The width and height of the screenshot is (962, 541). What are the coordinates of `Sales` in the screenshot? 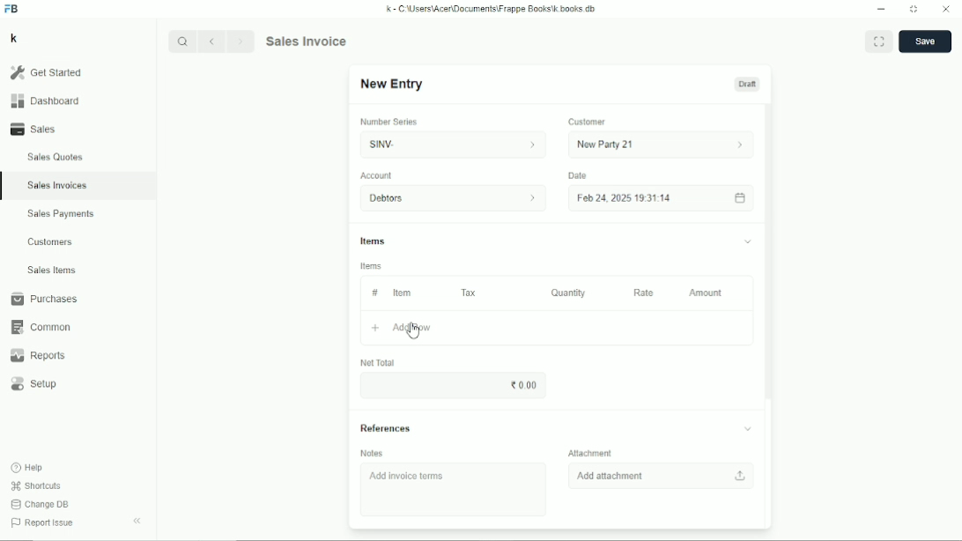 It's located at (36, 129).